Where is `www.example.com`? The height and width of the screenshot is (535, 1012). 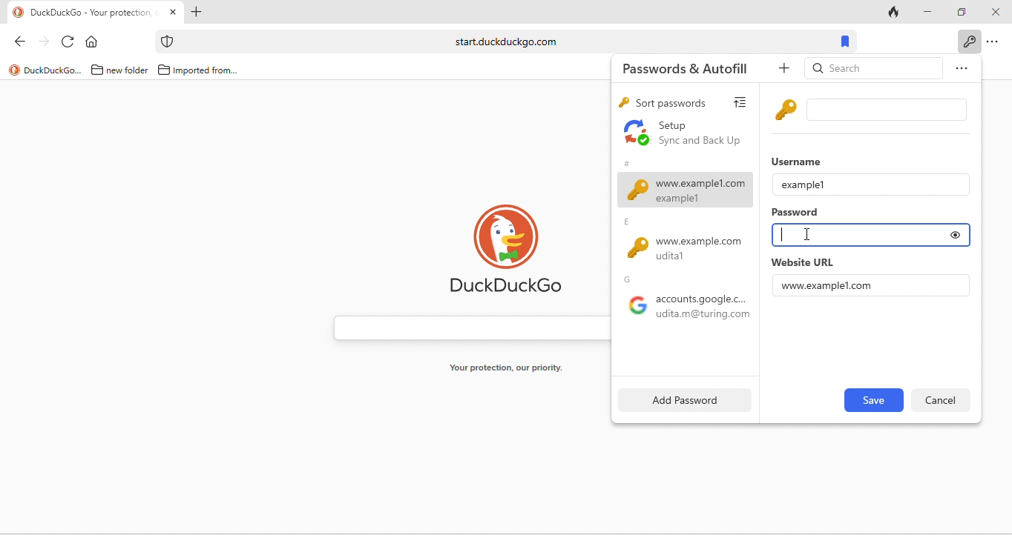 www.example.com is located at coordinates (690, 250).